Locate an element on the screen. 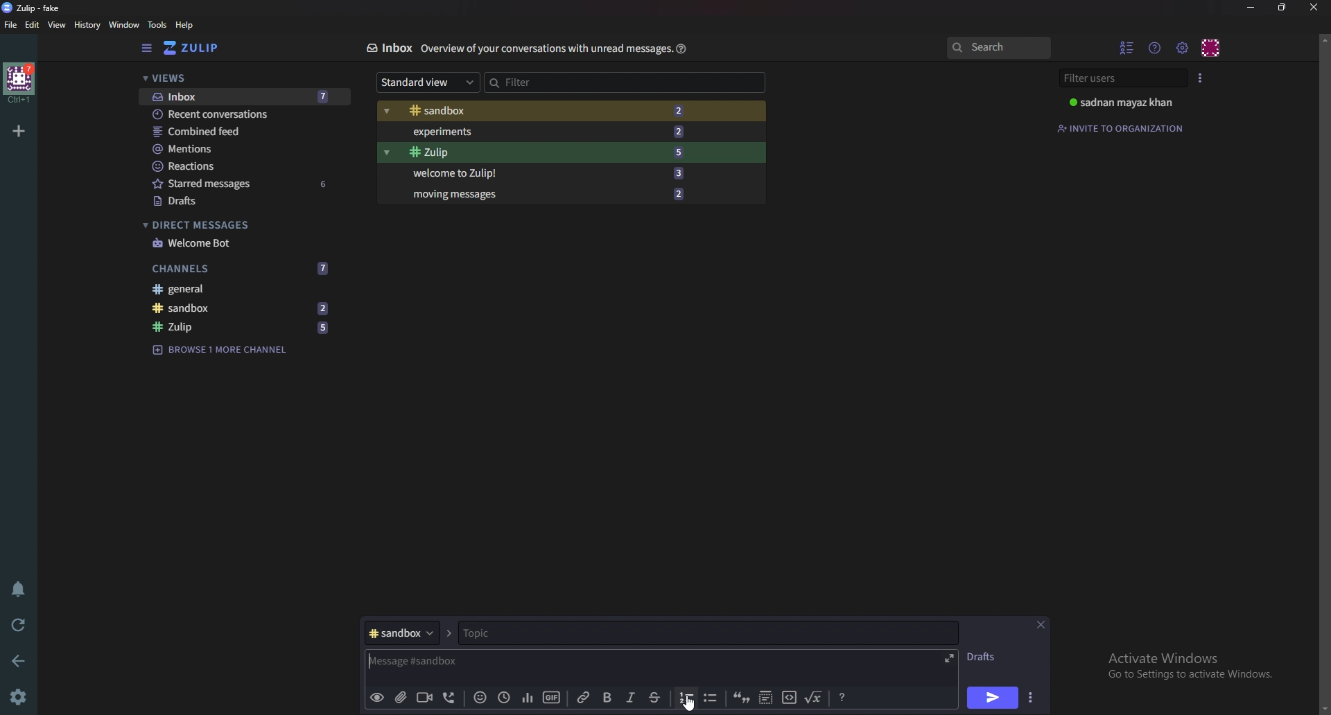 The width and height of the screenshot is (1331, 715). Compose message is located at coordinates (458, 662).